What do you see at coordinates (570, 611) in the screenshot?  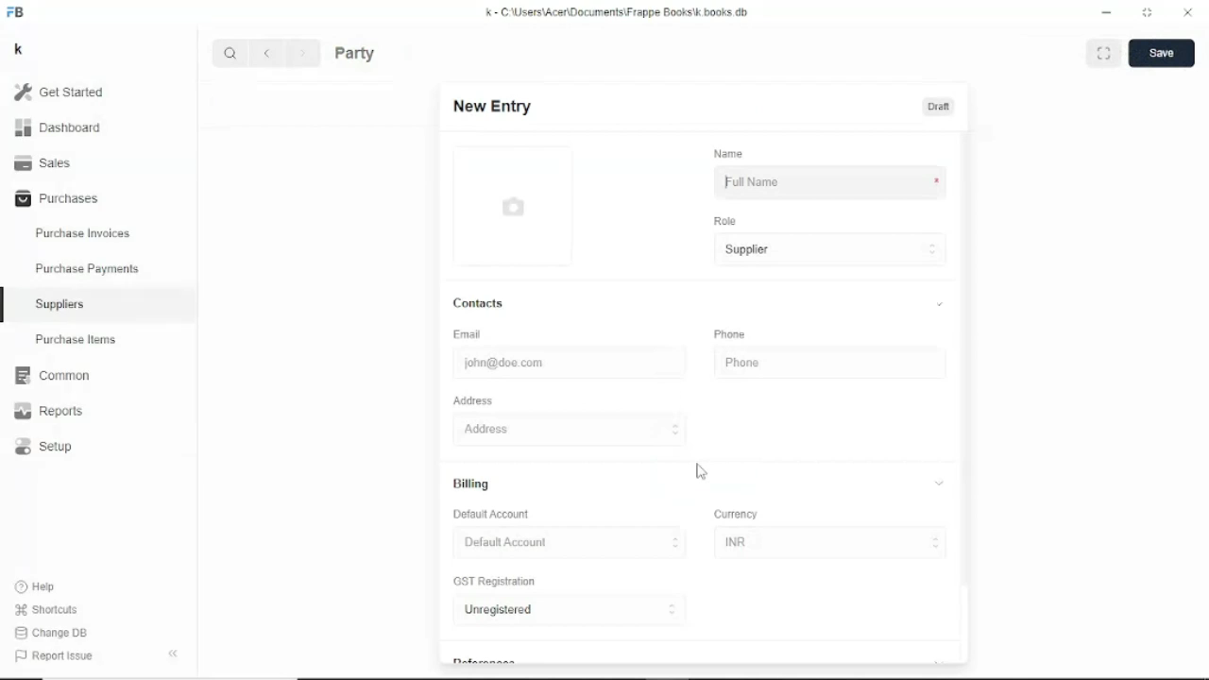 I see `Unregistered` at bounding box center [570, 611].